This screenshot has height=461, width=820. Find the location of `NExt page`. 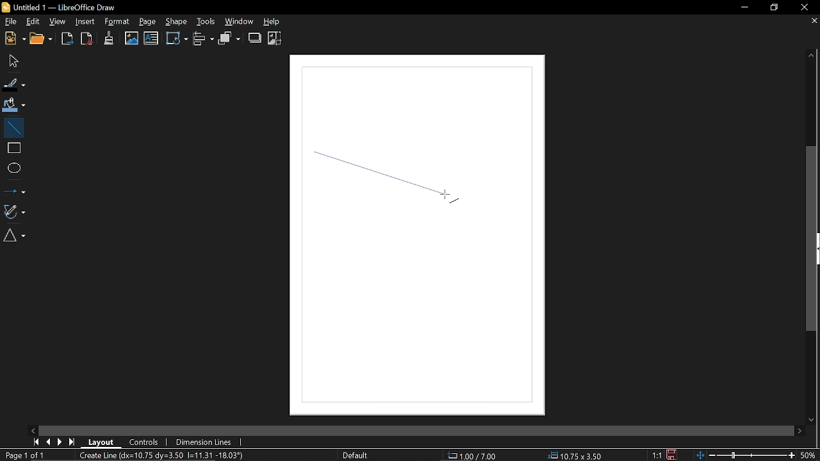

NExt page is located at coordinates (61, 442).